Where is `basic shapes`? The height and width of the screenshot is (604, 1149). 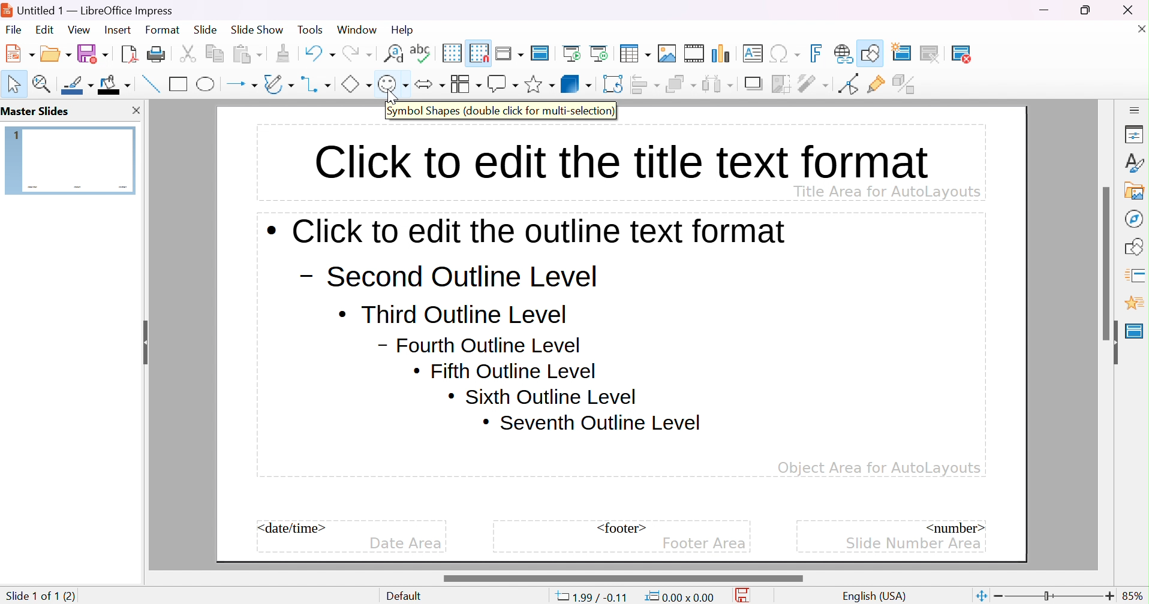 basic shapes is located at coordinates (356, 84).